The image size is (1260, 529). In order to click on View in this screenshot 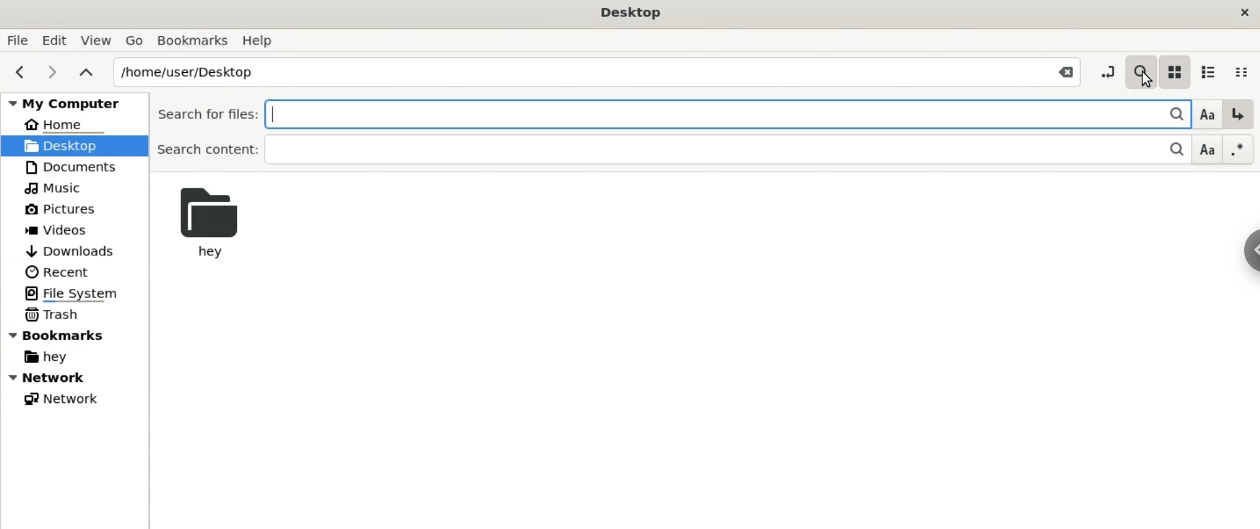, I will do `click(96, 37)`.